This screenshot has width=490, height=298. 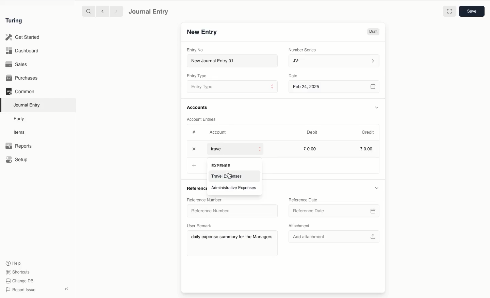 I want to click on Feb 24, 2025, so click(x=335, y=87).